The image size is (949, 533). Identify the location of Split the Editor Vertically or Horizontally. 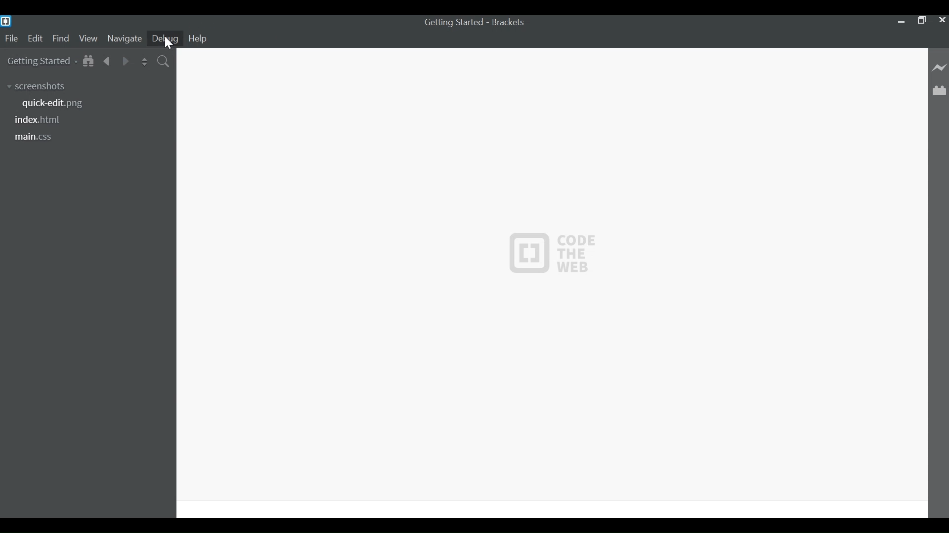
(144, 60).